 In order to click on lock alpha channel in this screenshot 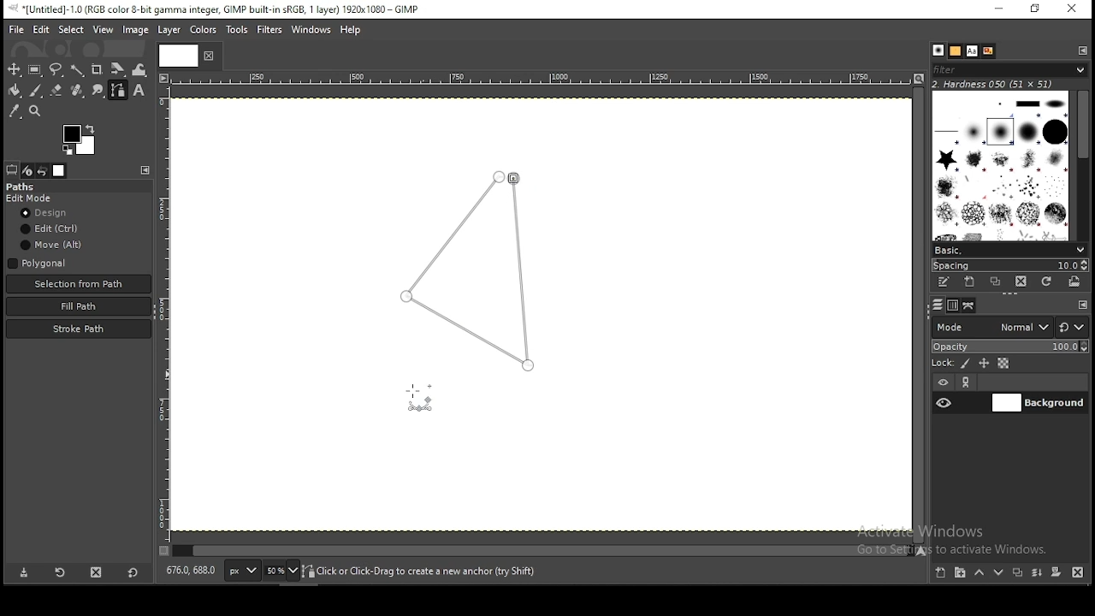, I will do `click(1004, 363)`.